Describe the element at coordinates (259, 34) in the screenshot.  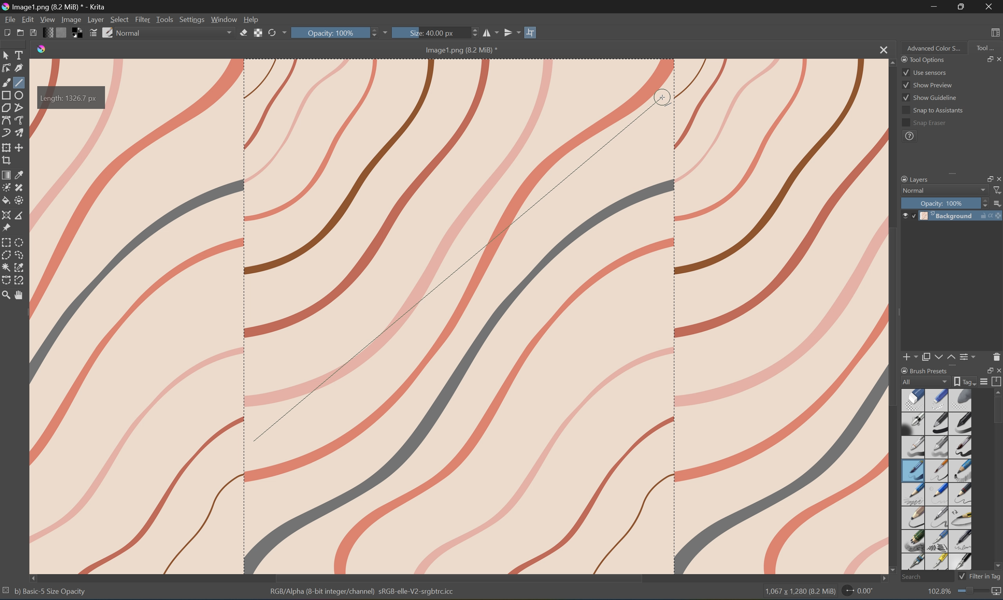
I see `Preserve alpha` at that location.